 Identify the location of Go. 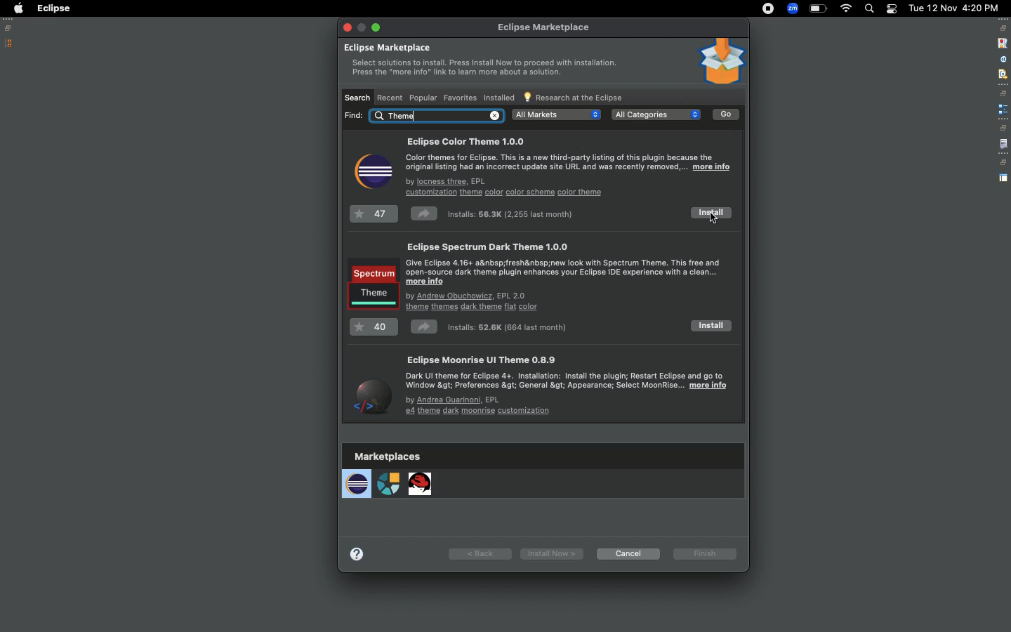
(727, 114).